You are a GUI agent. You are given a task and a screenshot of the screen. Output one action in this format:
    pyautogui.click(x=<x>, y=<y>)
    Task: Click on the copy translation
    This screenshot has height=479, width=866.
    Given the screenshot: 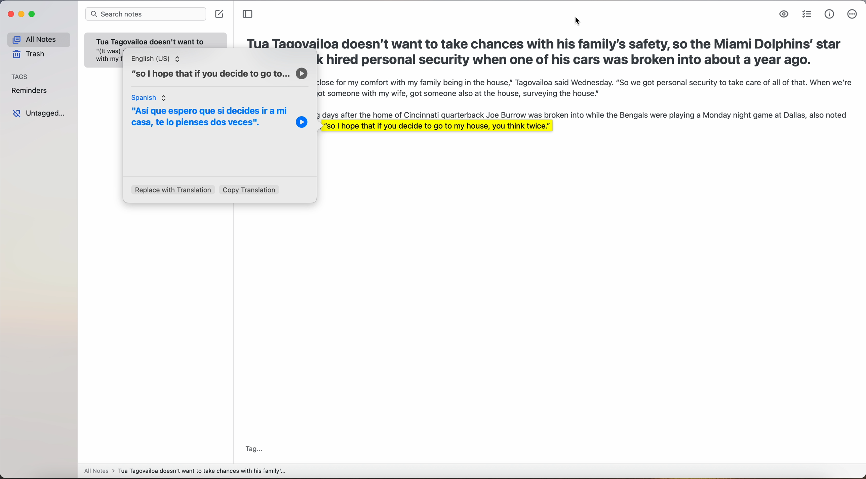 What is the action you would take?
    pyautogui.click(x=253, y=191)
    